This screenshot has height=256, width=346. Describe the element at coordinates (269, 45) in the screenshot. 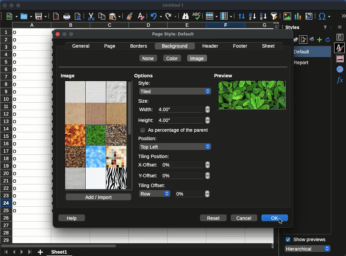

I see `sheet` at that location.